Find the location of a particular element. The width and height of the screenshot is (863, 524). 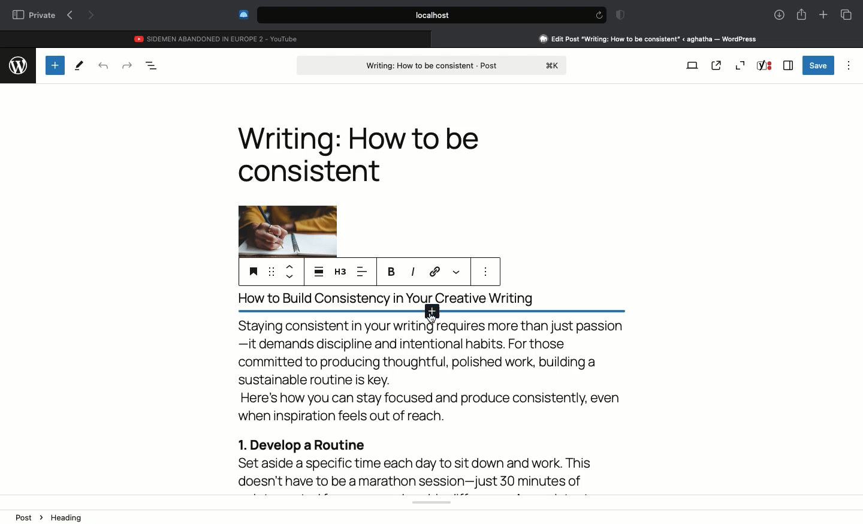

Next page is located at coordinates (92, 16).